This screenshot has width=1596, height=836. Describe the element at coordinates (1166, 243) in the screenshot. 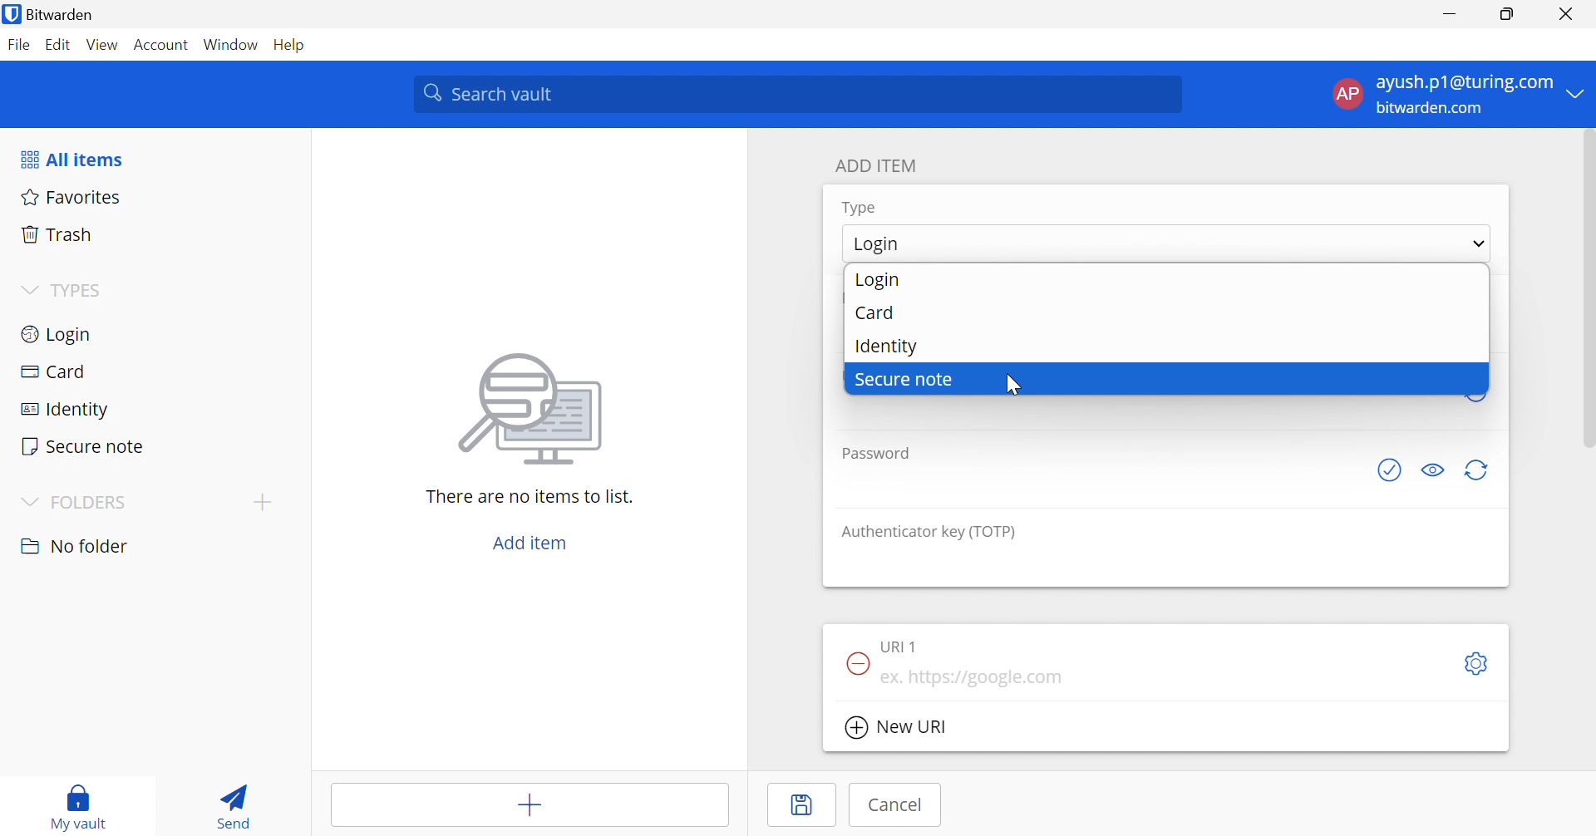

I see `Login` at that location.